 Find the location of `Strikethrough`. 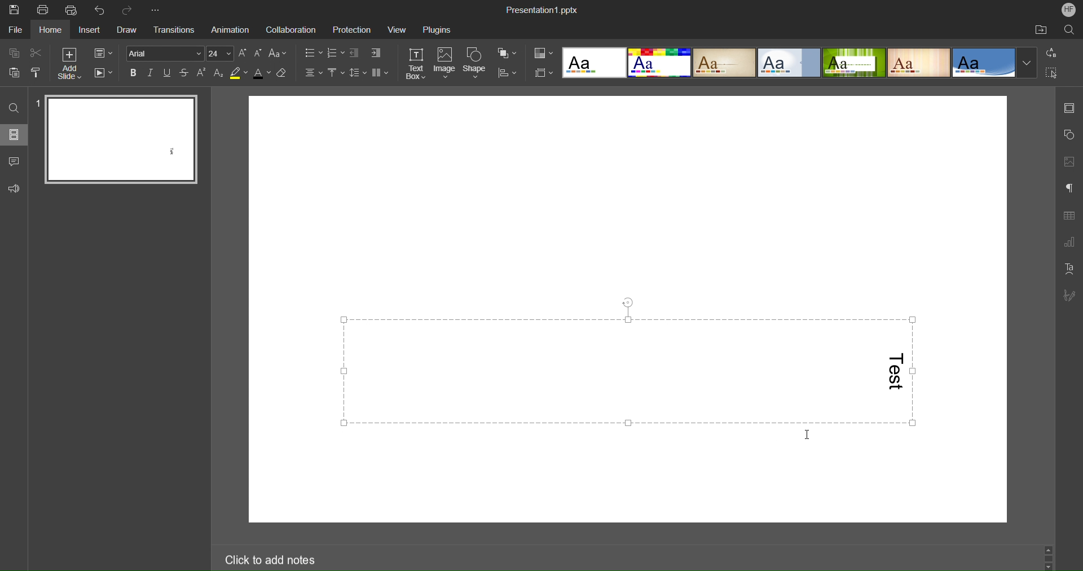

Strikethrough is located at coordinates (185, 73).